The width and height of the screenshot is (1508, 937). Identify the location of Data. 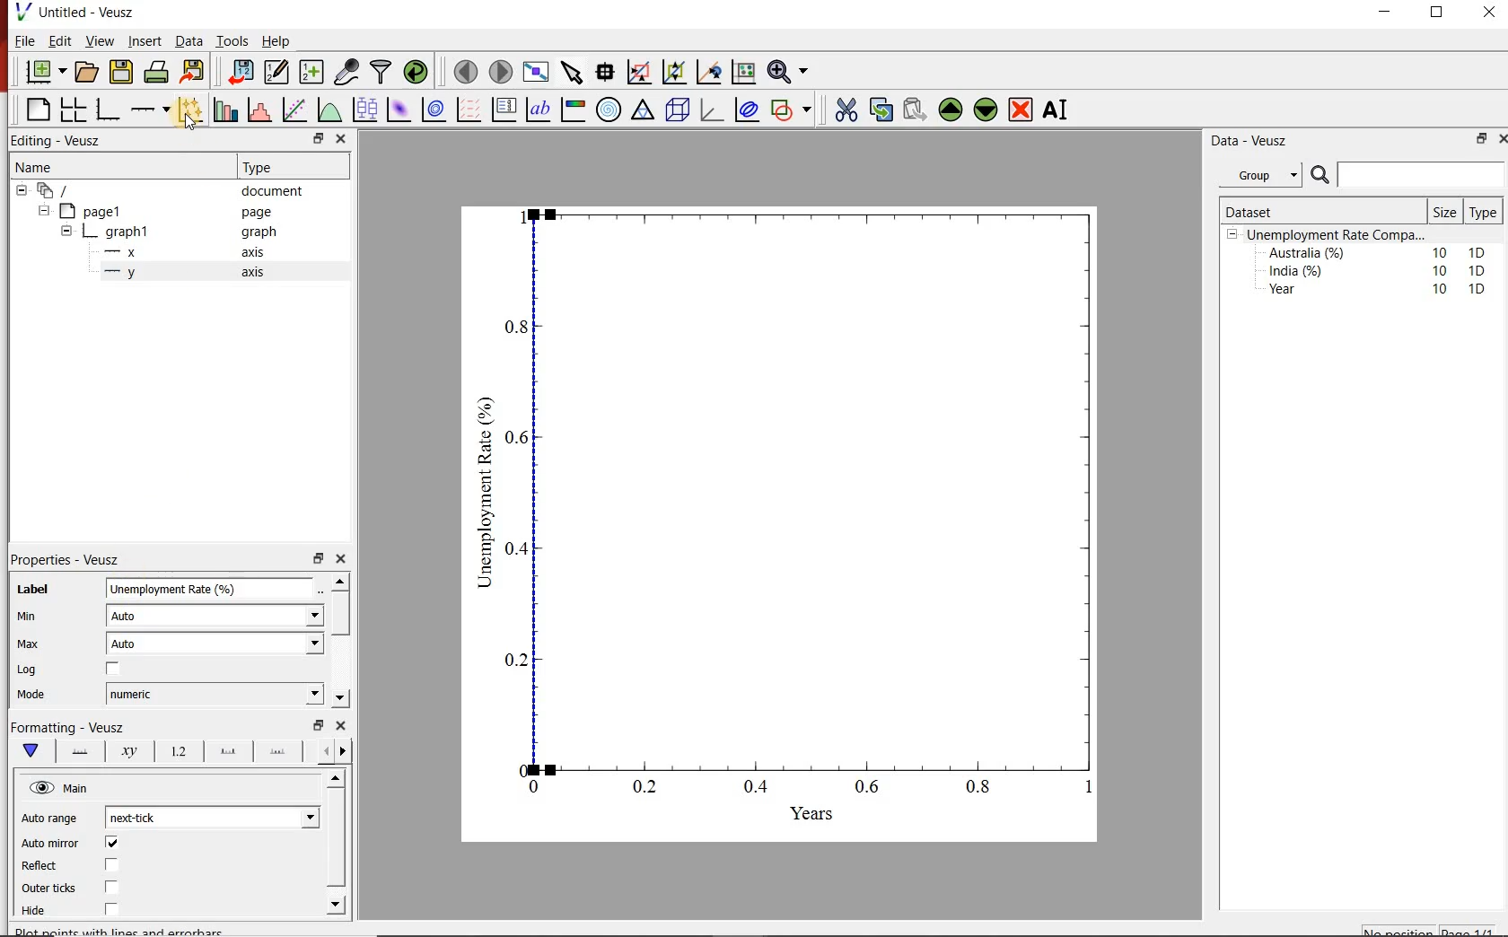
(189, 41).